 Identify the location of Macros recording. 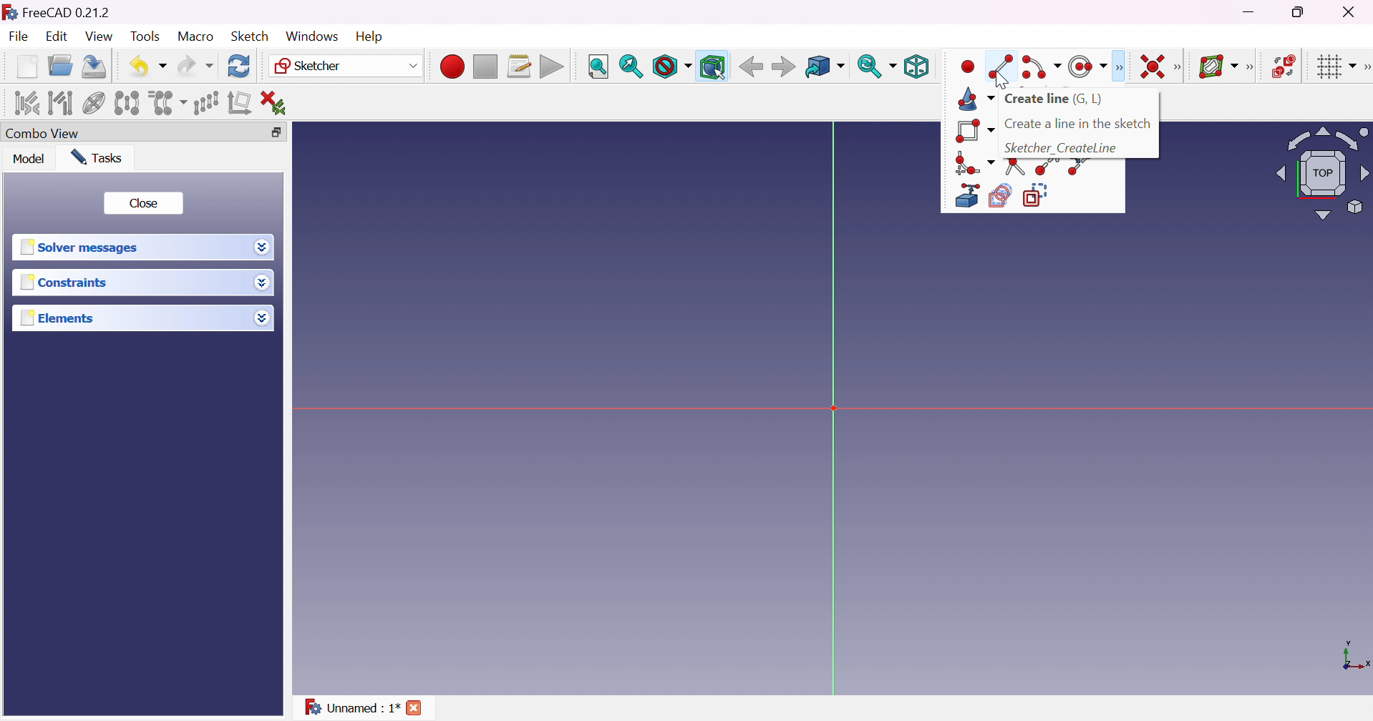
(451, 67).